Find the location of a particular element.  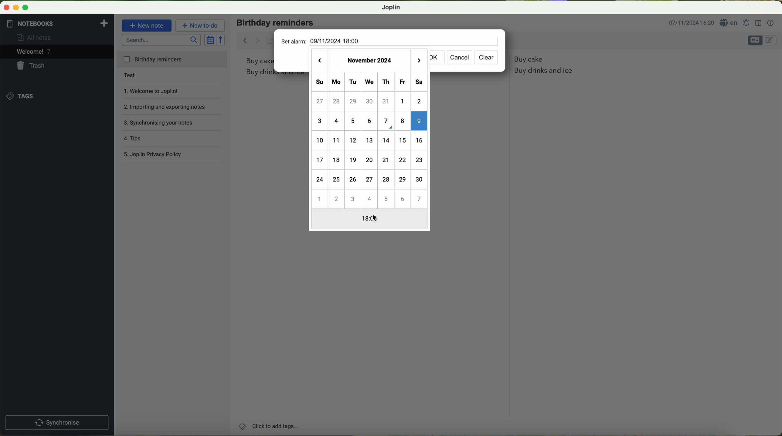

next is located at coordinates (416, 58).